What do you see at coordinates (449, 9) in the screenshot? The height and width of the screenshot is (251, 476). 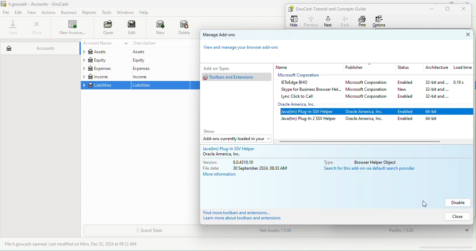 I see `maximize` at bounding box center [449, 9].